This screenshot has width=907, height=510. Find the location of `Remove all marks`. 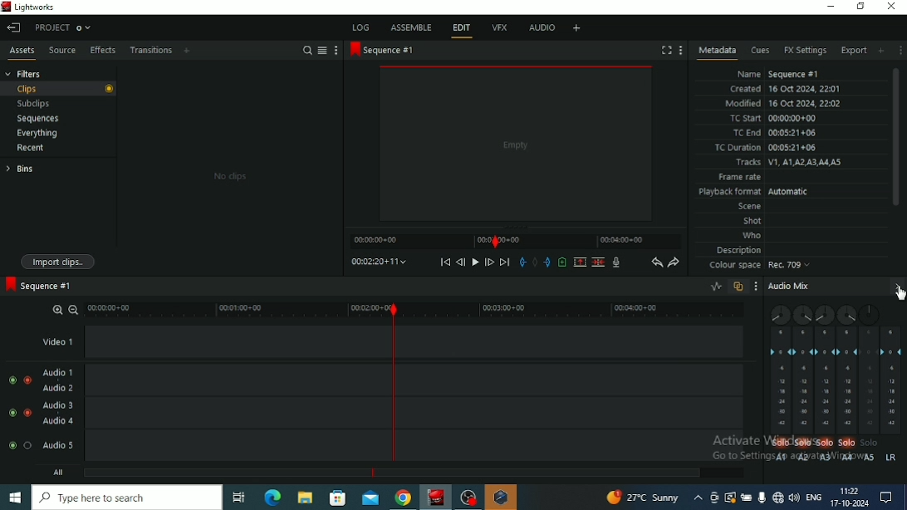

Remove all marks is located at coordinates (534, 262).